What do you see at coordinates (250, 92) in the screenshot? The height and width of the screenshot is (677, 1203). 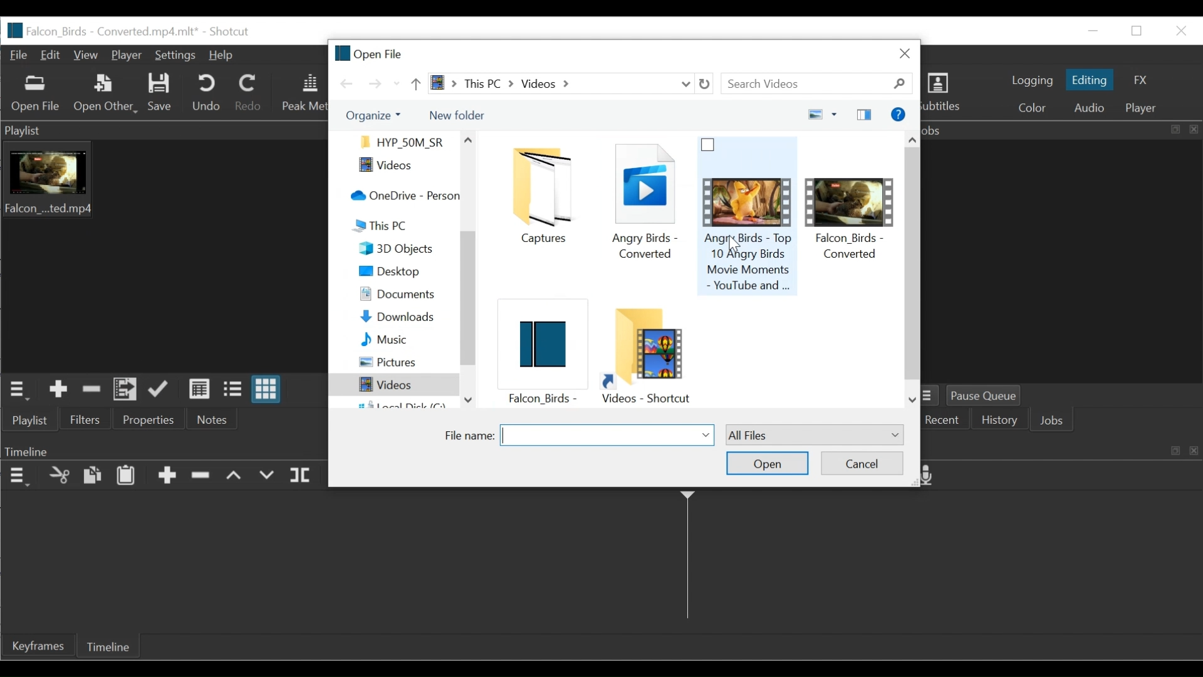 I see `Redo` at bounding box center [250, 92].